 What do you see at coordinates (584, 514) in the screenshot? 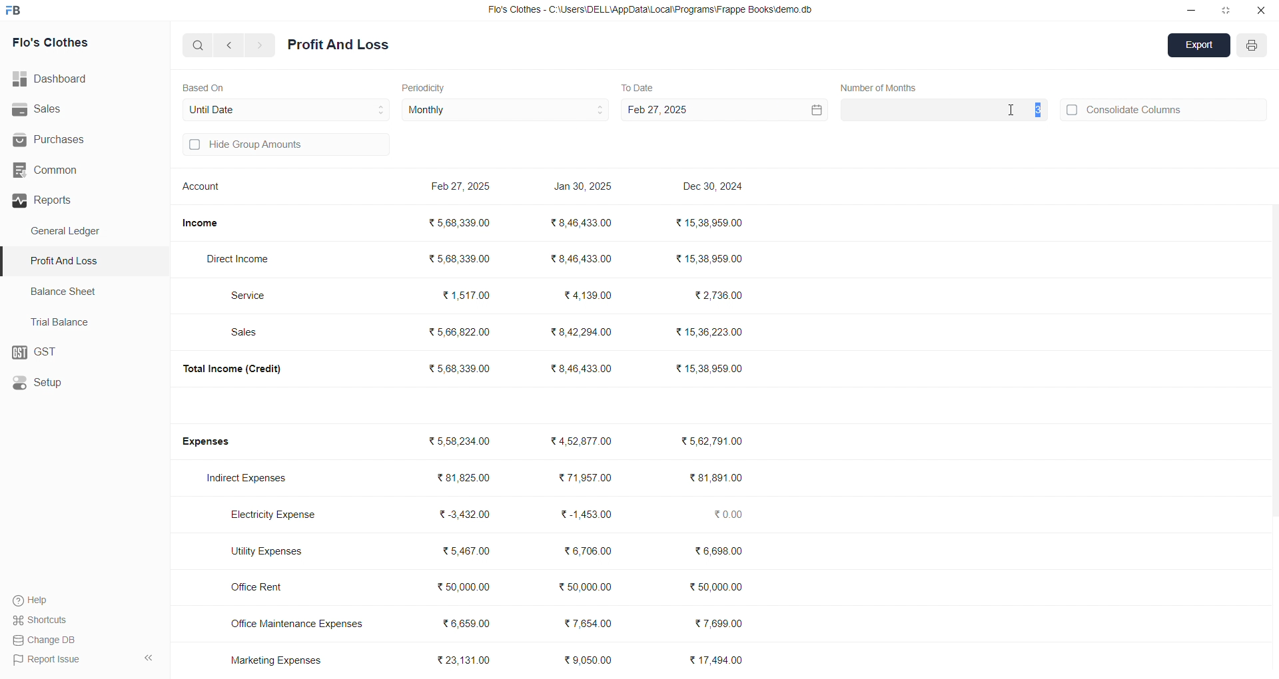
I see `₹-1,453.00` at bounding box center [584, 514].